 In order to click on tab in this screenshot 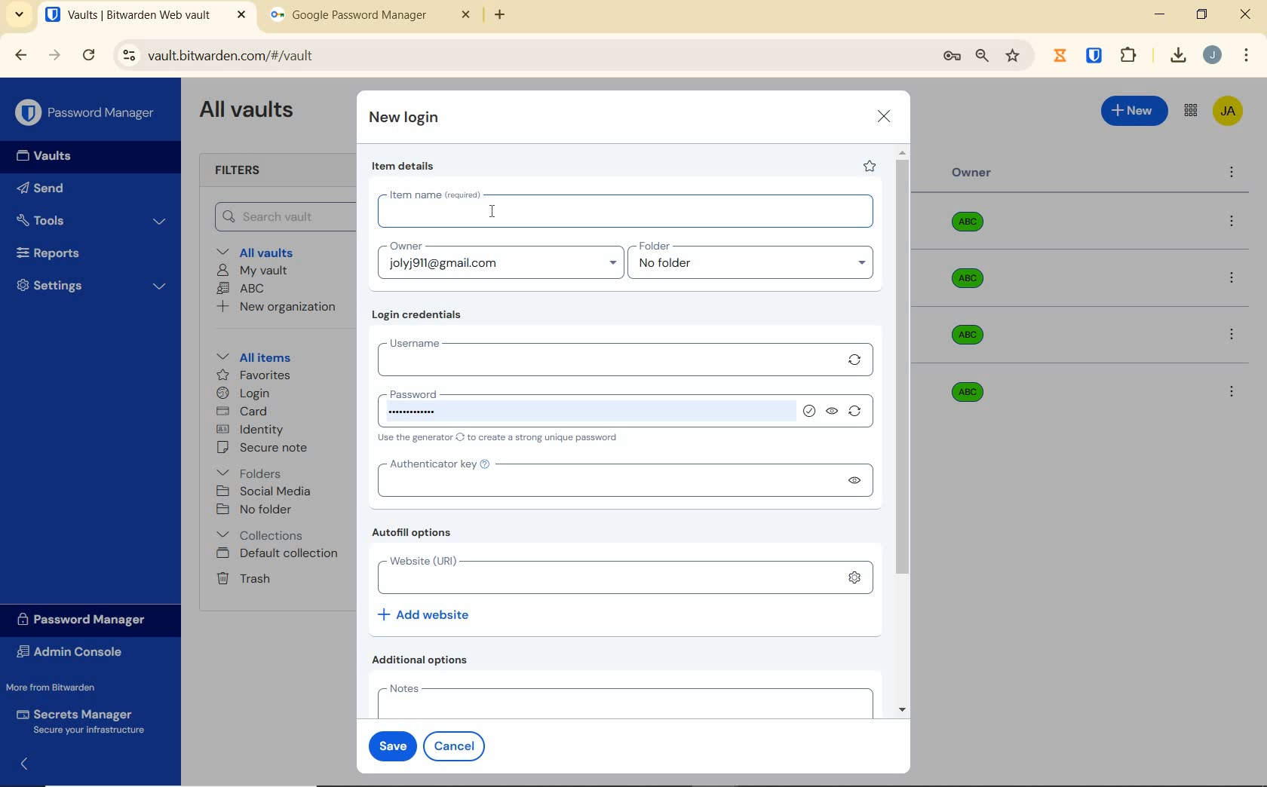, I will do `click(370, 18)`.